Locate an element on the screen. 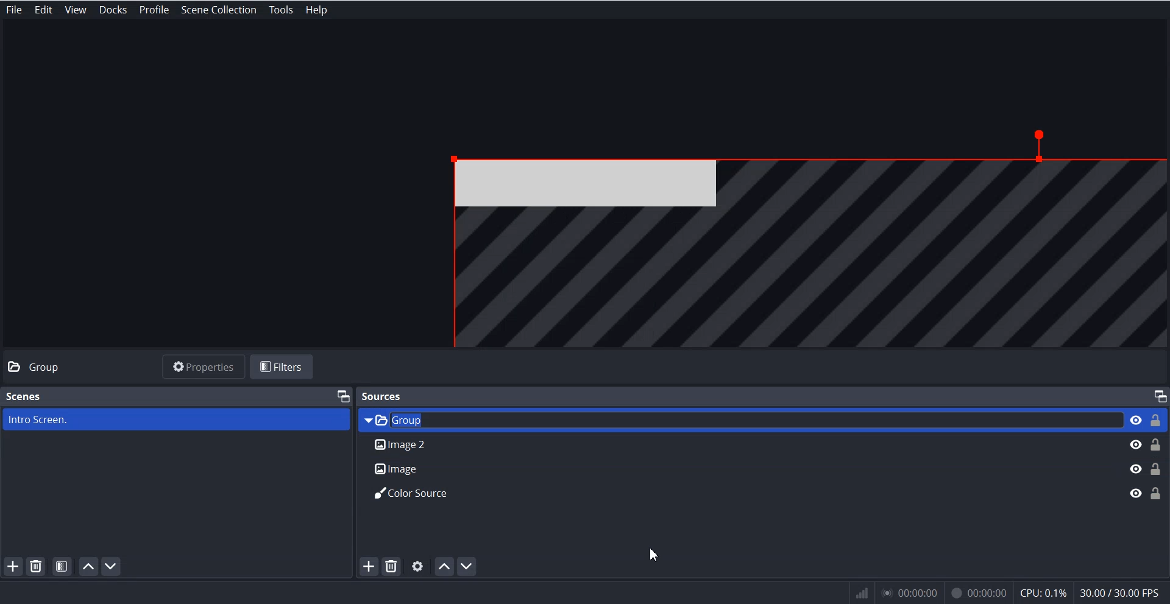 Image resolution: width=1170 pixels, height=604 pixels. Scene Collection is located at coordinates (219, 10).